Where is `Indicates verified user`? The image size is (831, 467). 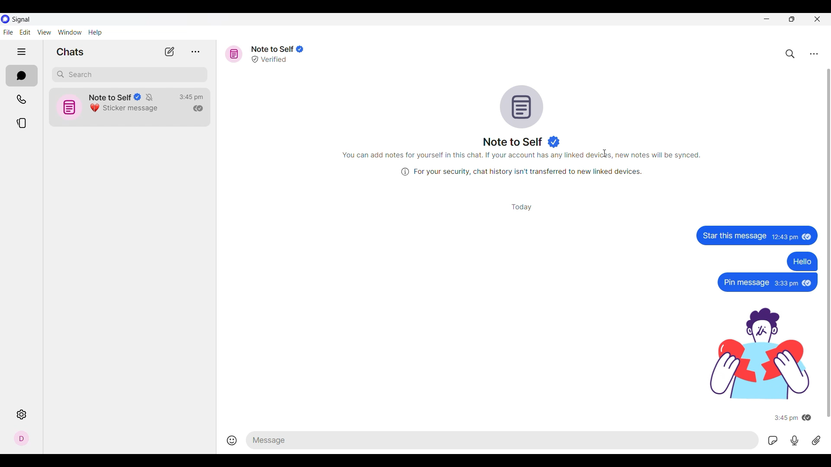
Indicates verified user is located at coordinates (554, 142).